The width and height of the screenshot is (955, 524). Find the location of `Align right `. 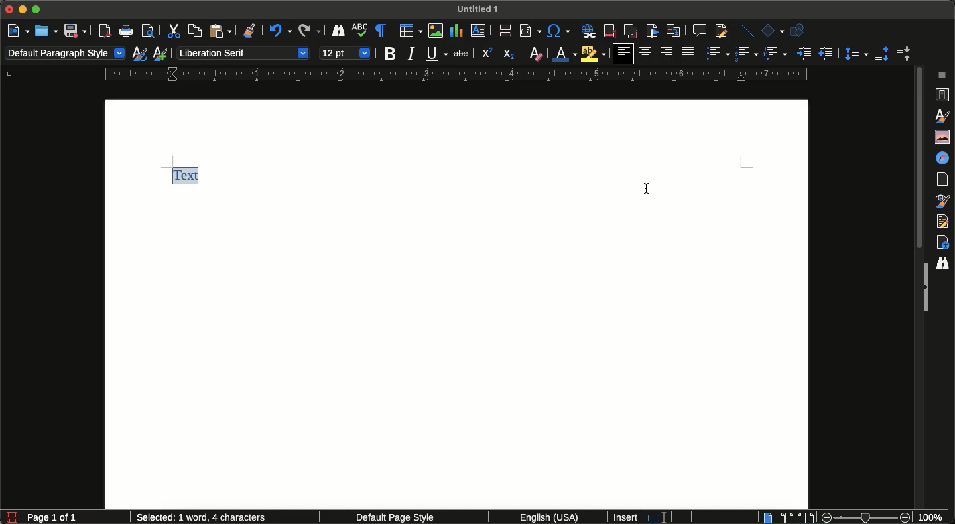

Align right  is located at coordinates (667, 54).